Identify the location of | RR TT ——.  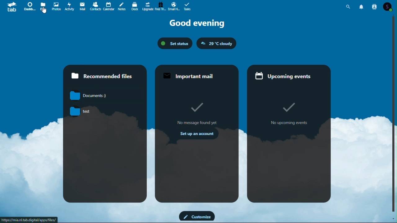
(190, 75).